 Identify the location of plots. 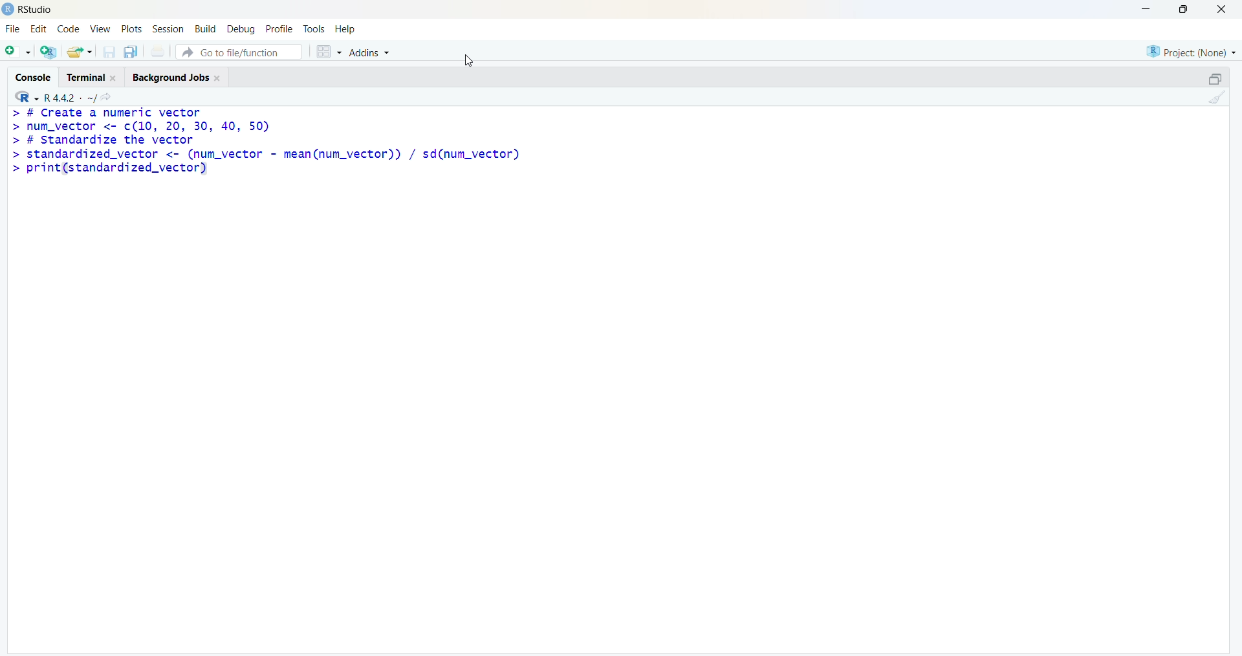
(131, 28).